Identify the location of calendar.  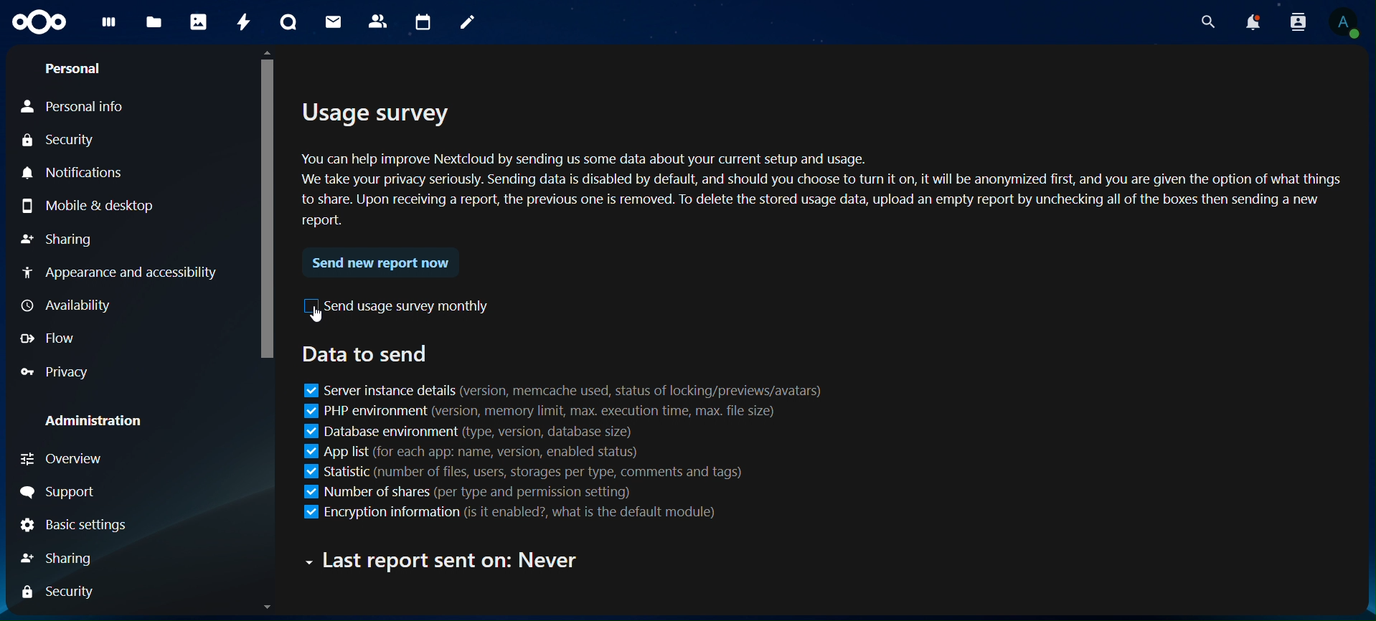
(424, 20).